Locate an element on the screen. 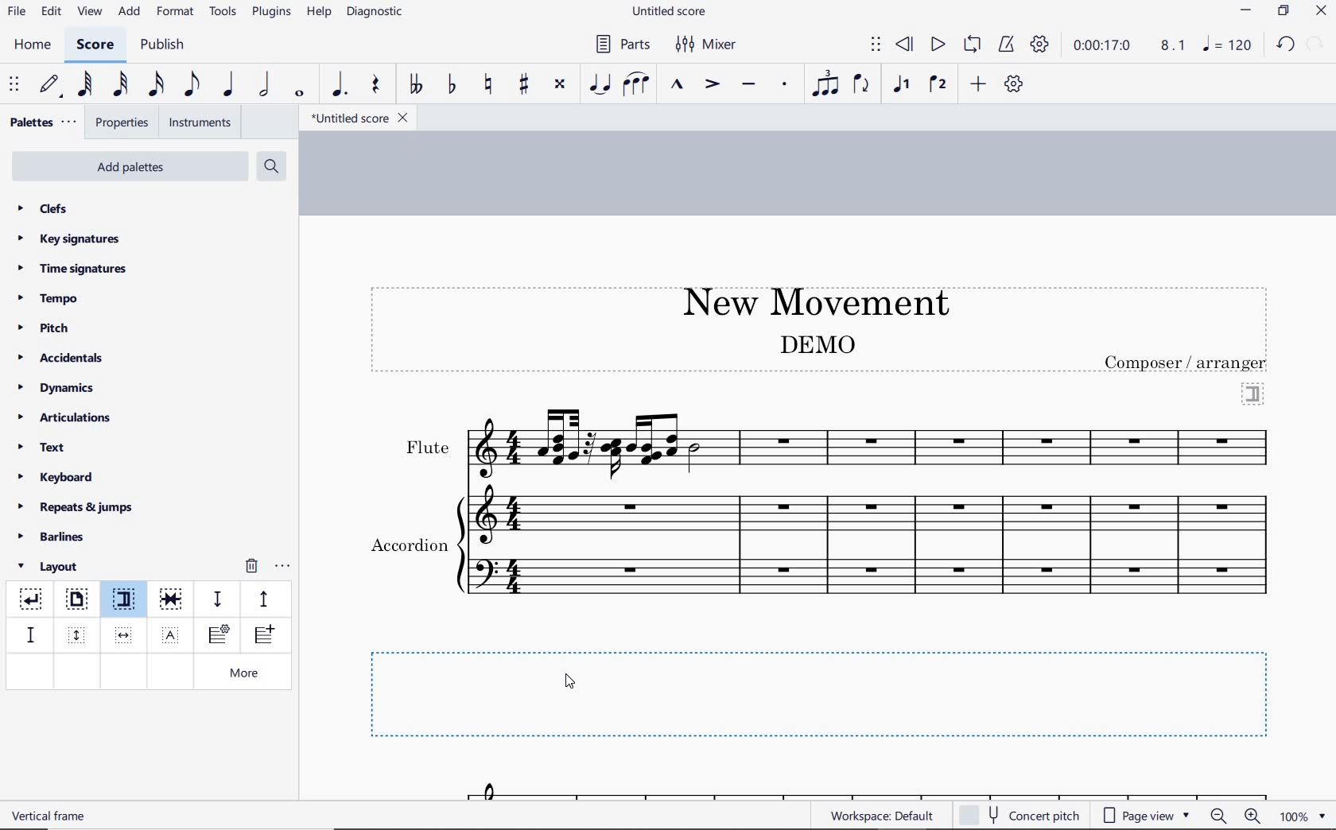  zoom out is located at coordinates (1220, 816).